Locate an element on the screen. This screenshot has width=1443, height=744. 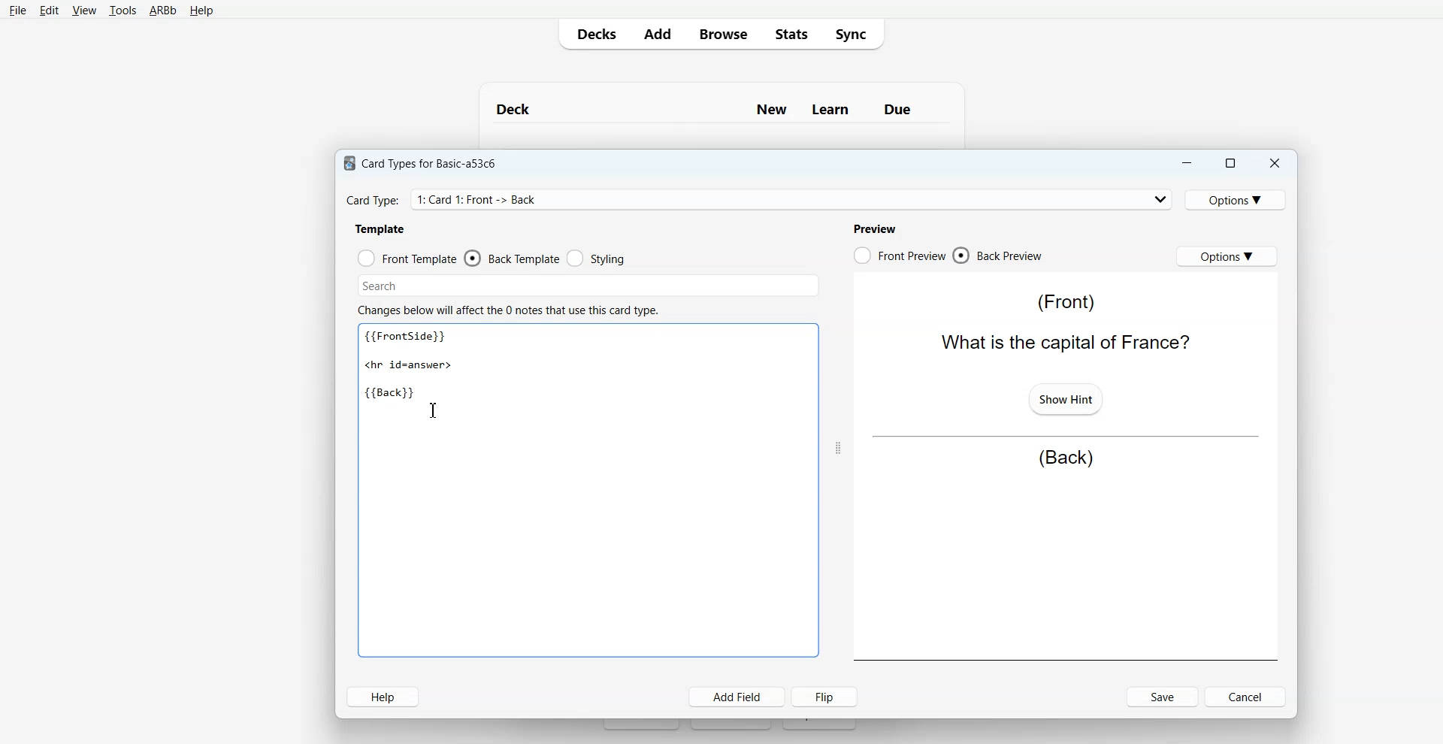
Options is located at coordinates (1227, 256).